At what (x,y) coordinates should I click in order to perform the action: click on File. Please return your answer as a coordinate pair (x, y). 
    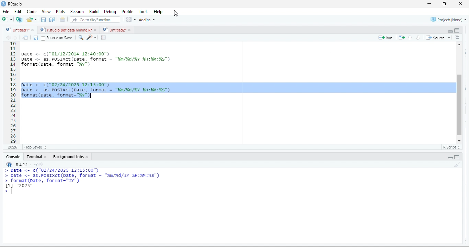
    Looking at the image, I should click on (5, 12).